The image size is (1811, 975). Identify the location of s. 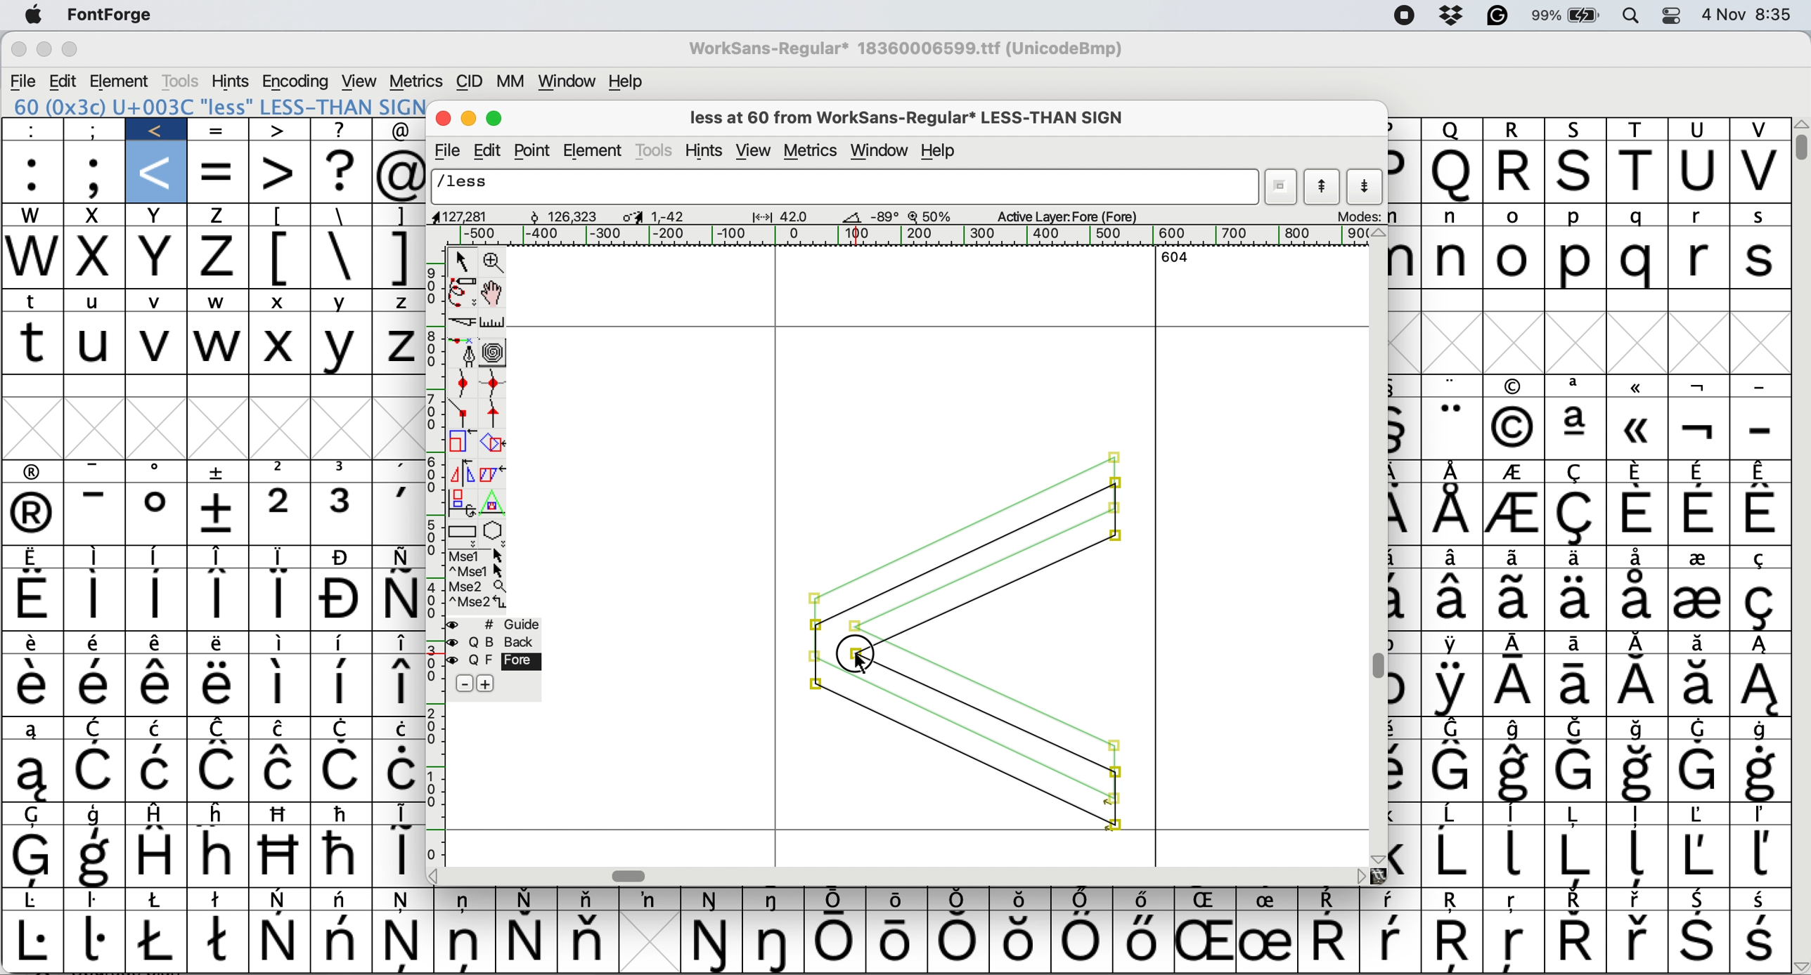
(1577, 173).